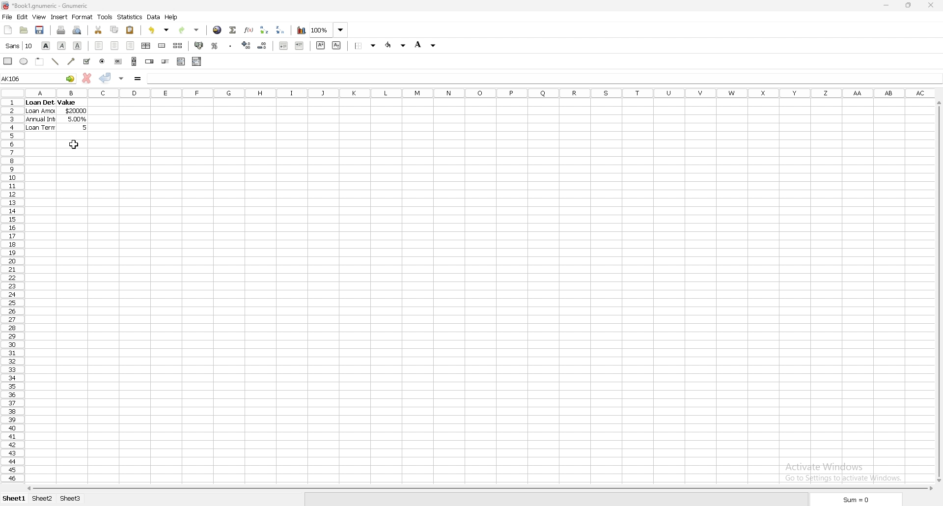 The width and height of the screenshot is (943, 506). Describe the element at coordinates (300, 46) in the screenshot. I see `increase indent` at that location.